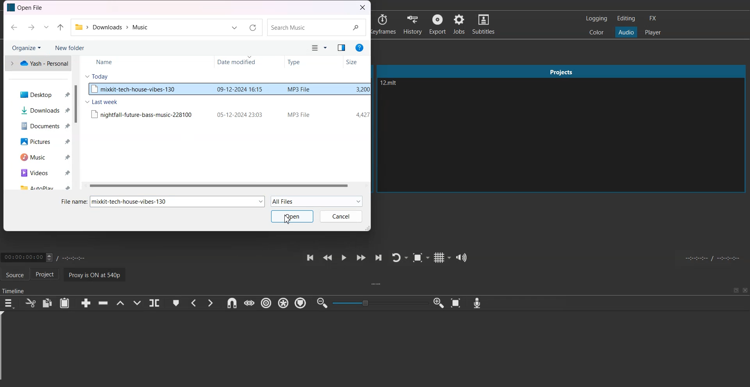 This screenshot has width=750, height=387. Describe the element at coordinates (385, 24) in the screenshot. I see `Keyframes` at that location.